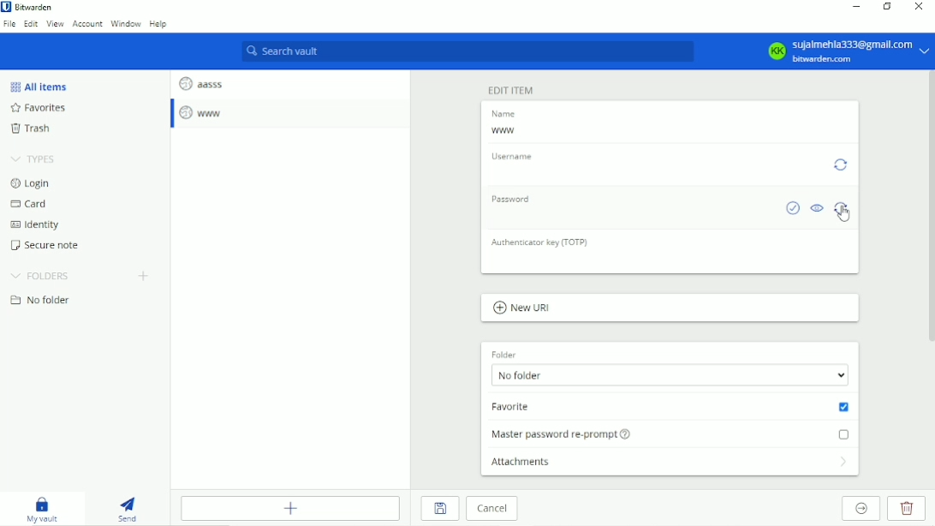  What do you see at coordinates (294, 508) in the screenshot?
I see `Add item` at bounding box center [294, 508].